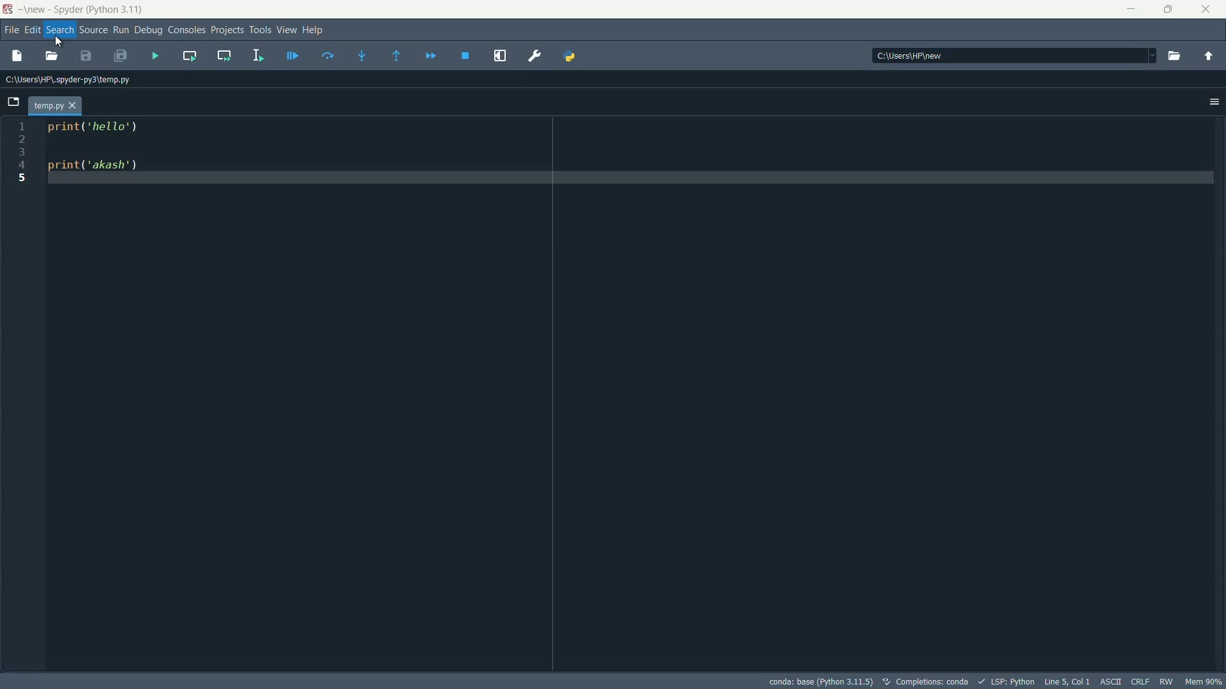 This screenshot has width=1226, height=689. I want to click on edit menu, so click(30, 31).